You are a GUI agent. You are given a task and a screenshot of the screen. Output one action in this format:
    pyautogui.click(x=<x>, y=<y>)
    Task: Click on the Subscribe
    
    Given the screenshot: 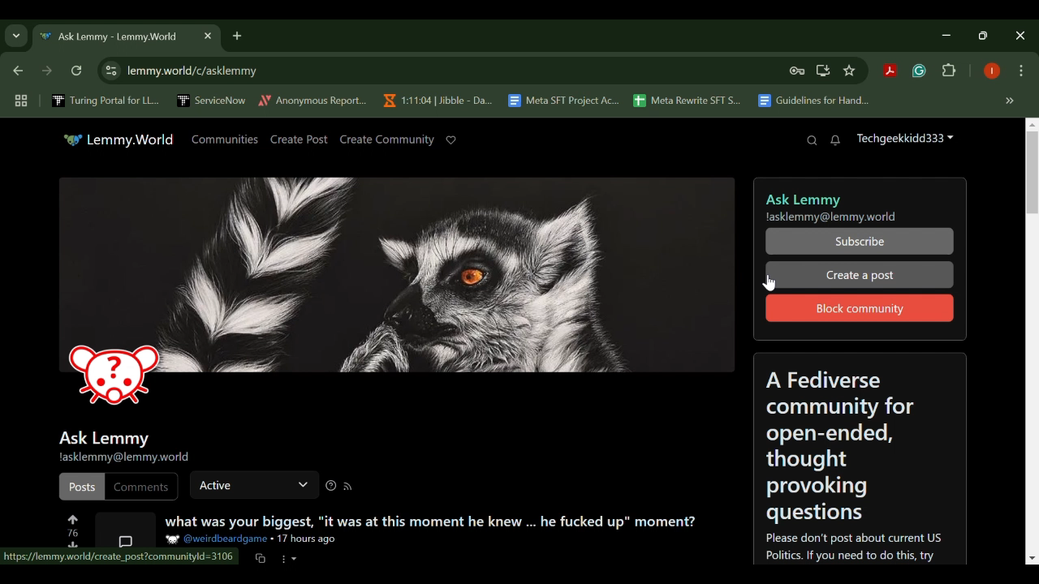 What is the action you would take?
    pyautogui.click(x=860, y=243)
    